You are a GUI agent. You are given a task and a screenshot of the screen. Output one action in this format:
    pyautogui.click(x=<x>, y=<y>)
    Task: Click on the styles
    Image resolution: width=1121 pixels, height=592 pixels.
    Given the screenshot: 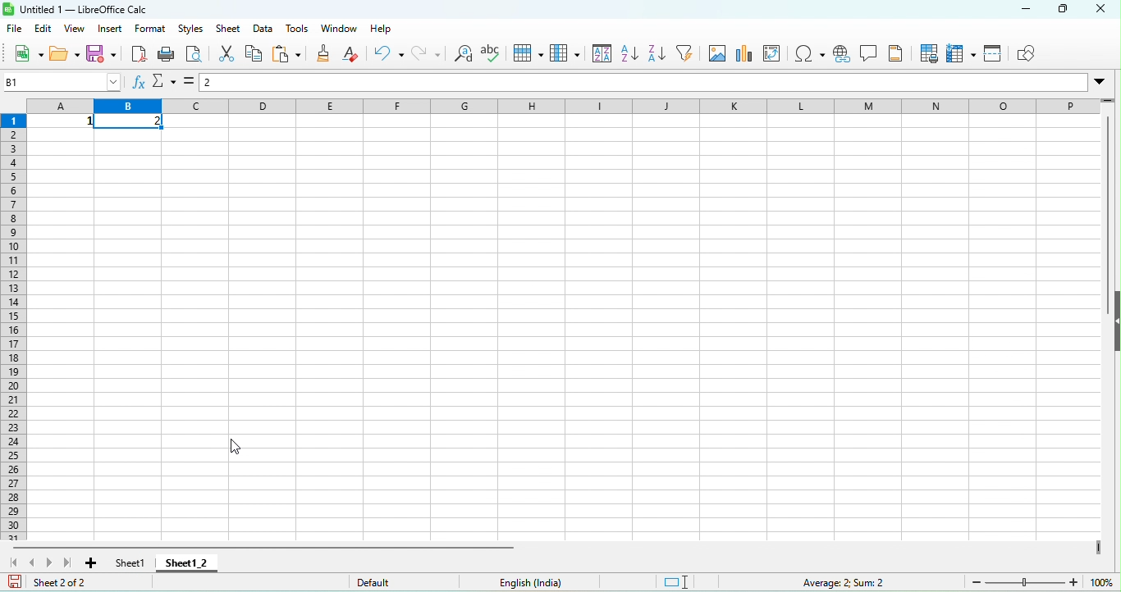 What is the action you would take?
    pyautogui.click(x=188, y=29)
    